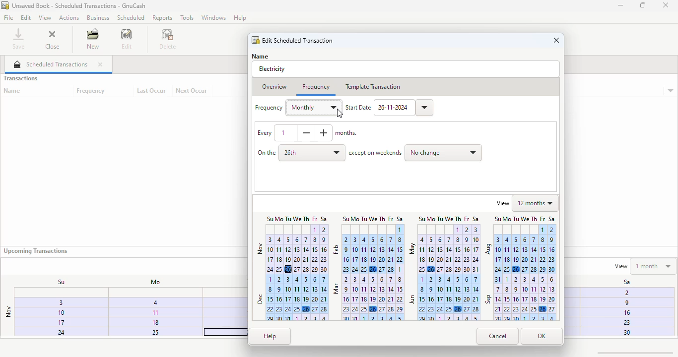 The width and height of the screenshot is (678, 357). I want to click on view, so click(503, 203).